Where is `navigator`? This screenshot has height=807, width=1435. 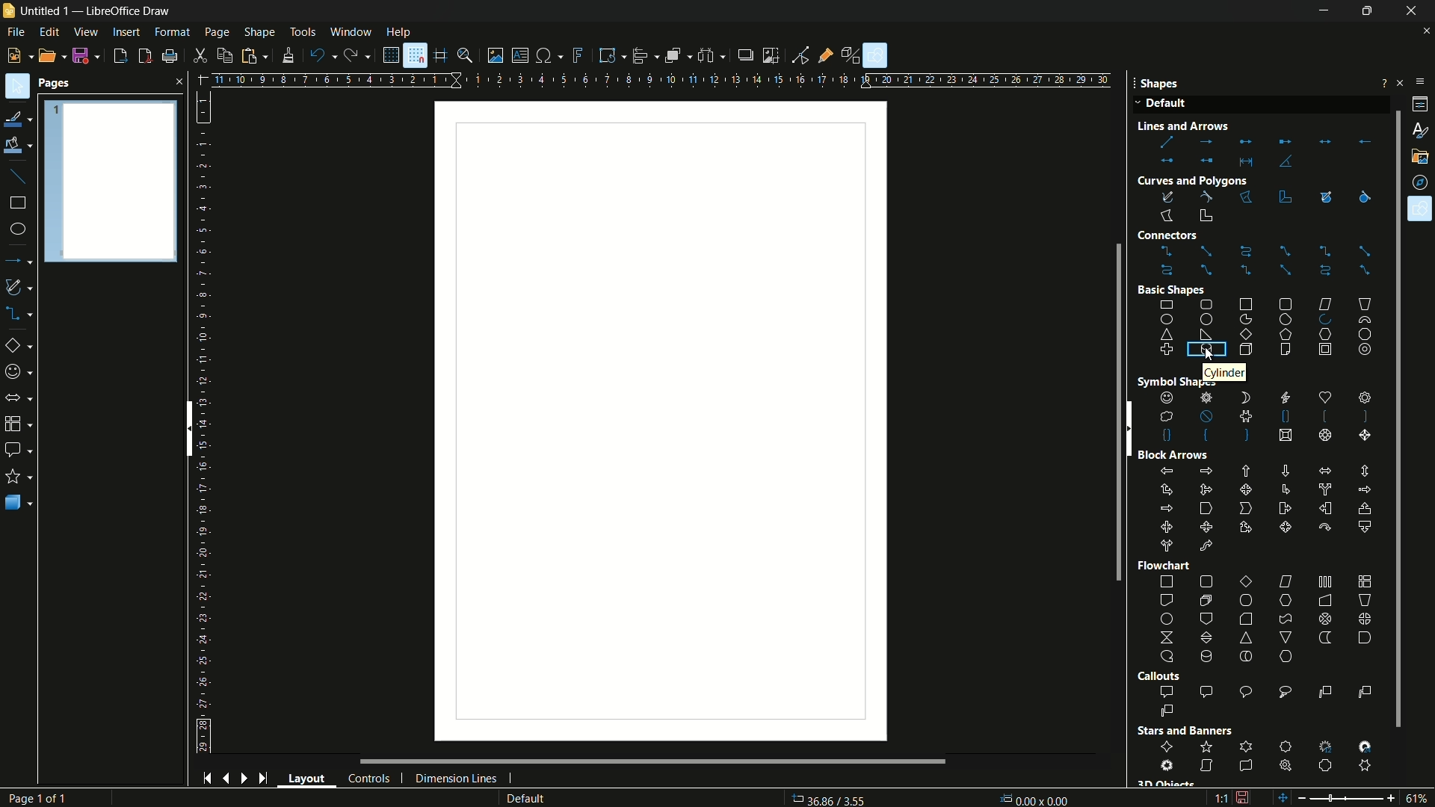
navigator is located at coordinates (1422, 182).